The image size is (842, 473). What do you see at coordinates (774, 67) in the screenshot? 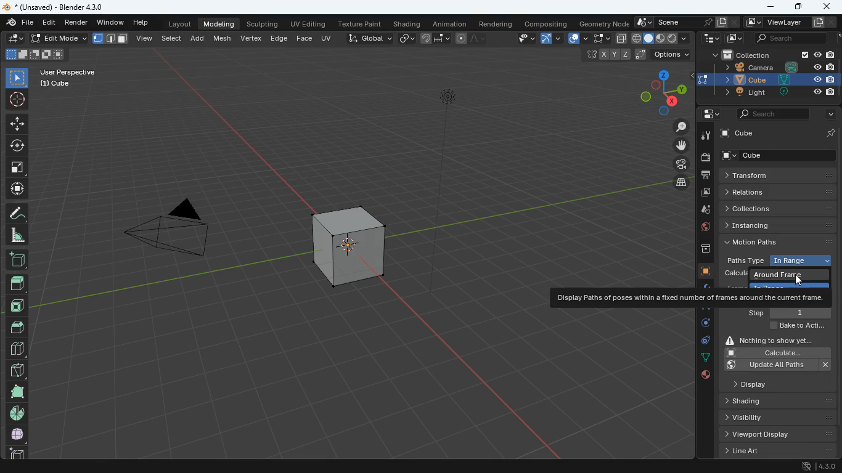
I see `camera` at bounding box center [774, 67].